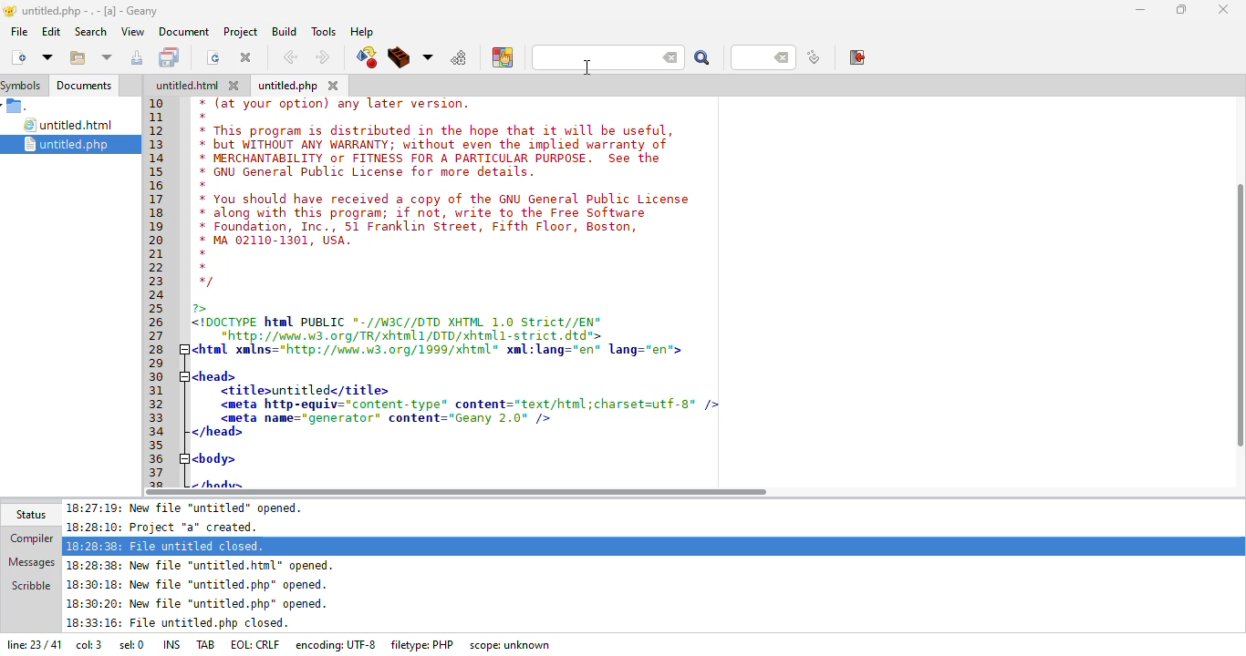  Describe the element at coordinates (446, 199) in the screenshot. I see `* You should have received a copy of the GNU General Public License` at that location.